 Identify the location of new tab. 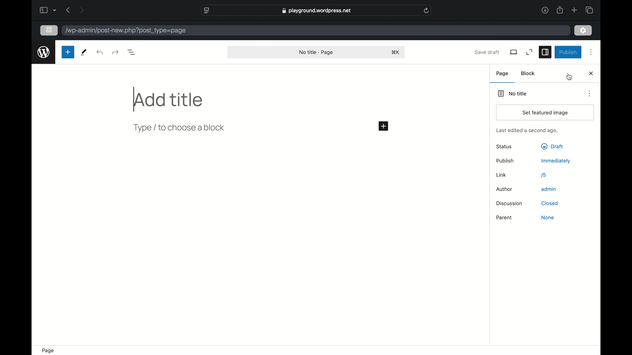
(575, 10).